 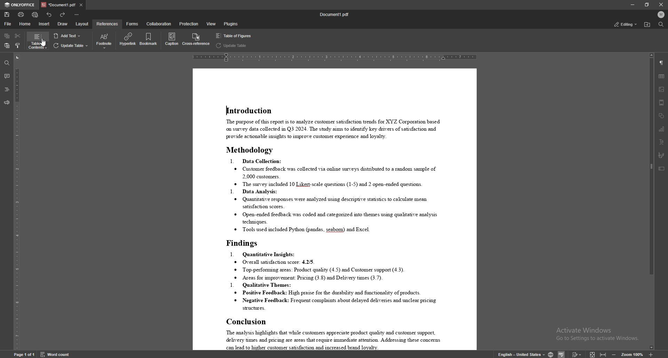 I want to click on horizontal scale, so click(x=335, y=57).